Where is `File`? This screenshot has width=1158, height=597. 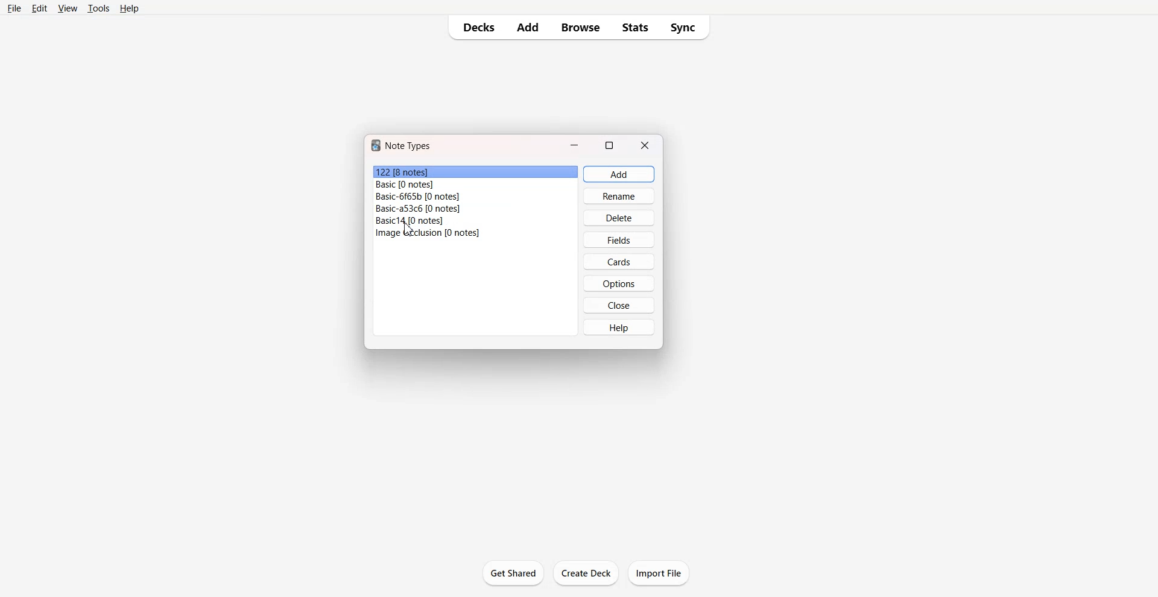 File is located at coordinates (476, 209).